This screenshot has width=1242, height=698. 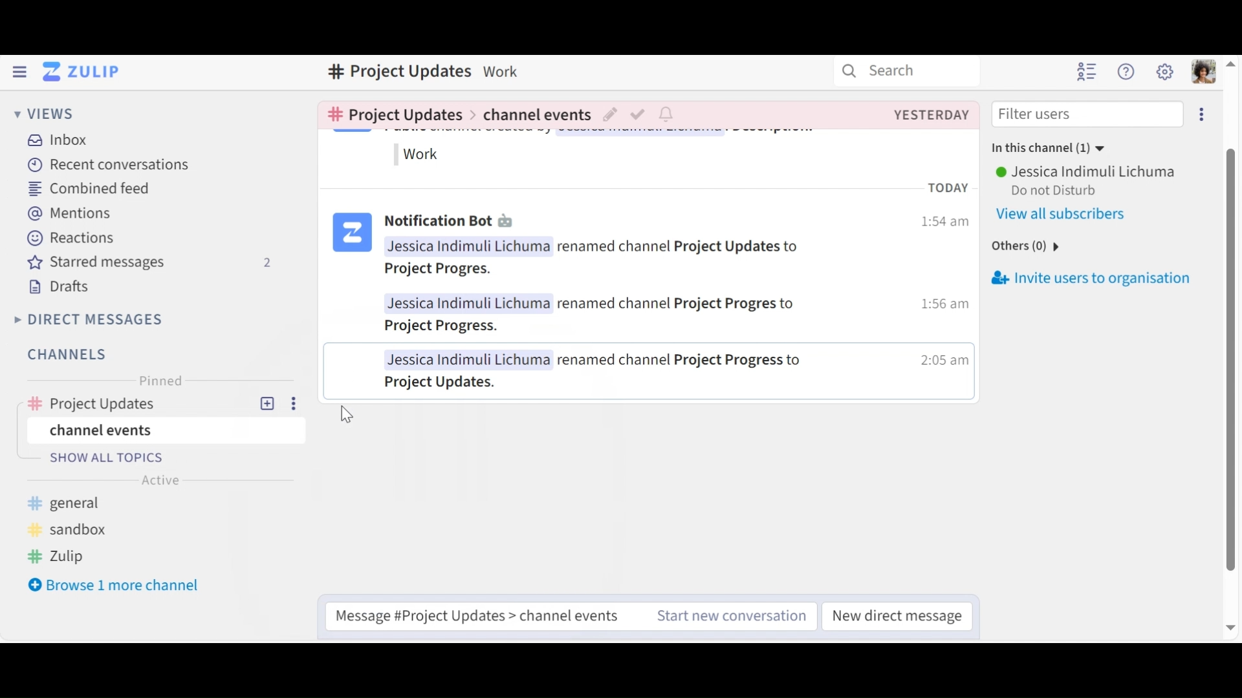 What do you see at coordinates (1202, 114) in the screenshot?
I see `Invite users to organisation` at bounding box center [1202, 114].